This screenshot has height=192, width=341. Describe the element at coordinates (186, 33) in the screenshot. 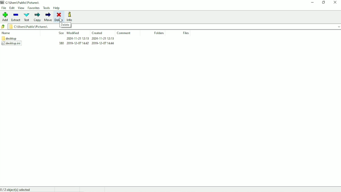

I see `Files` at that location.